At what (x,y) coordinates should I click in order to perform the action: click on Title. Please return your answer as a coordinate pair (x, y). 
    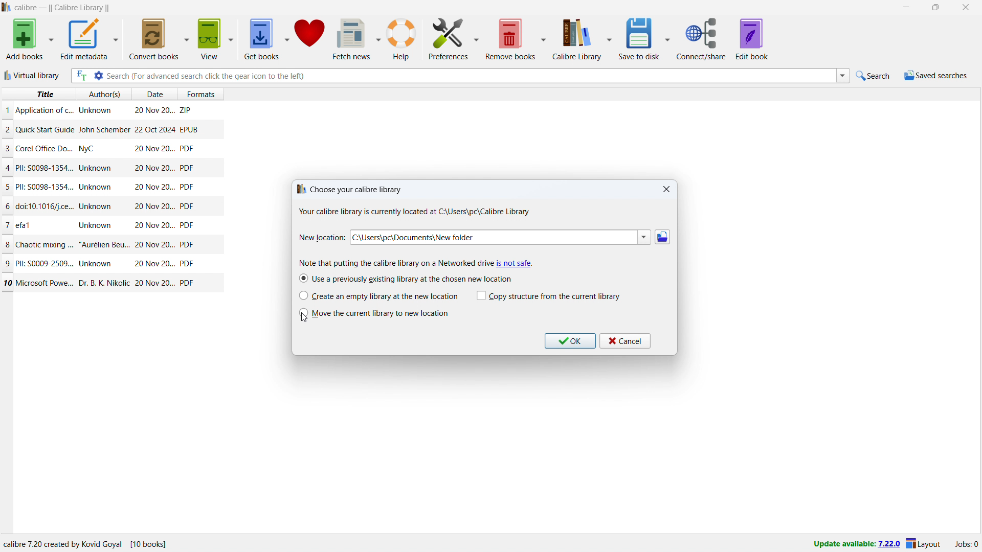
    Looking at the image, I should click on (46, 207).